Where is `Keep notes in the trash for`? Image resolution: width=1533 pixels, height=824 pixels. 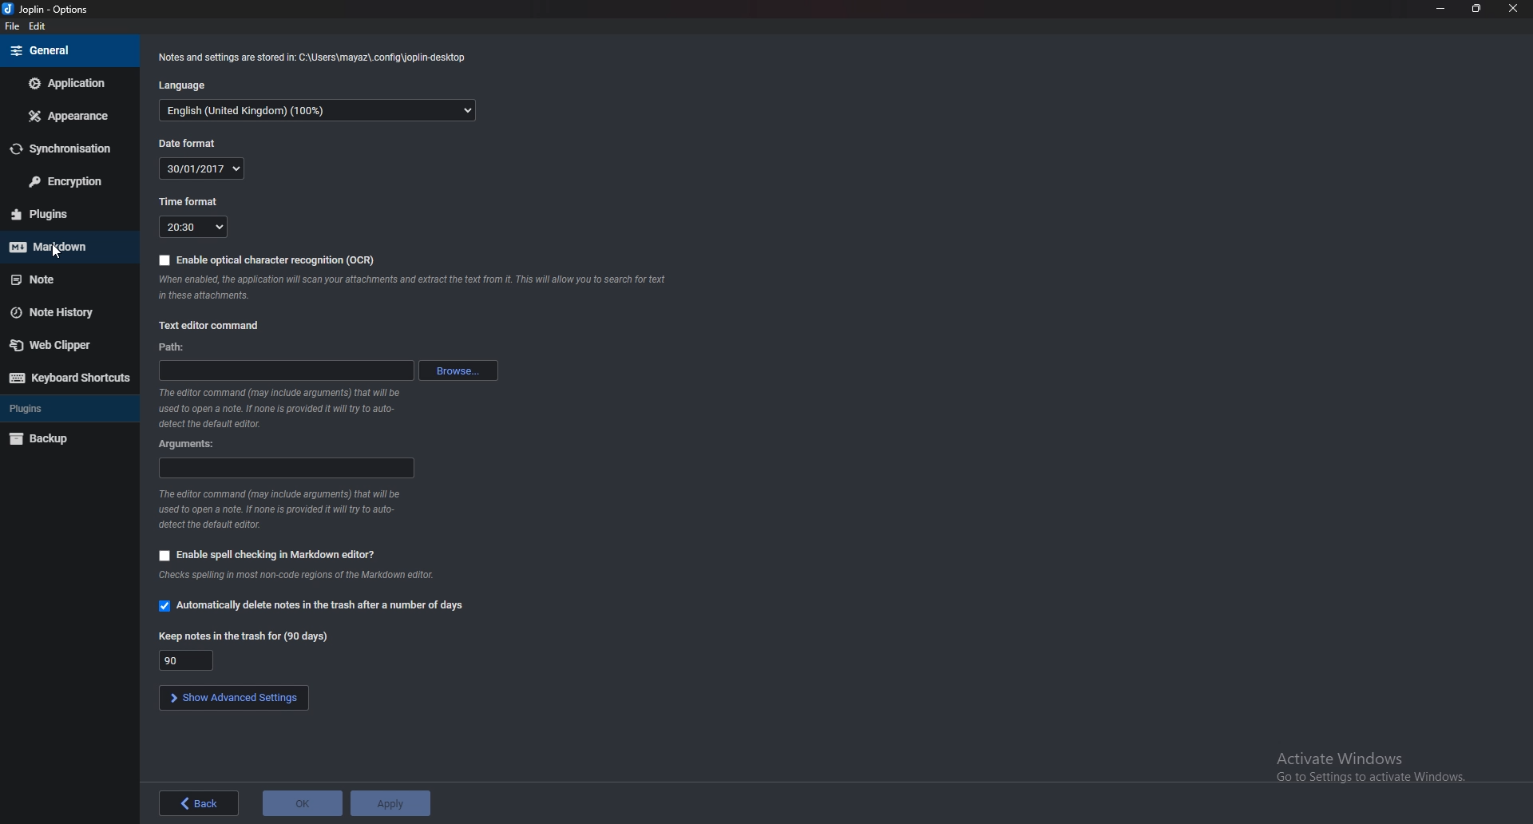 Keep notes in the trash for is located at coordinates (243, 636).